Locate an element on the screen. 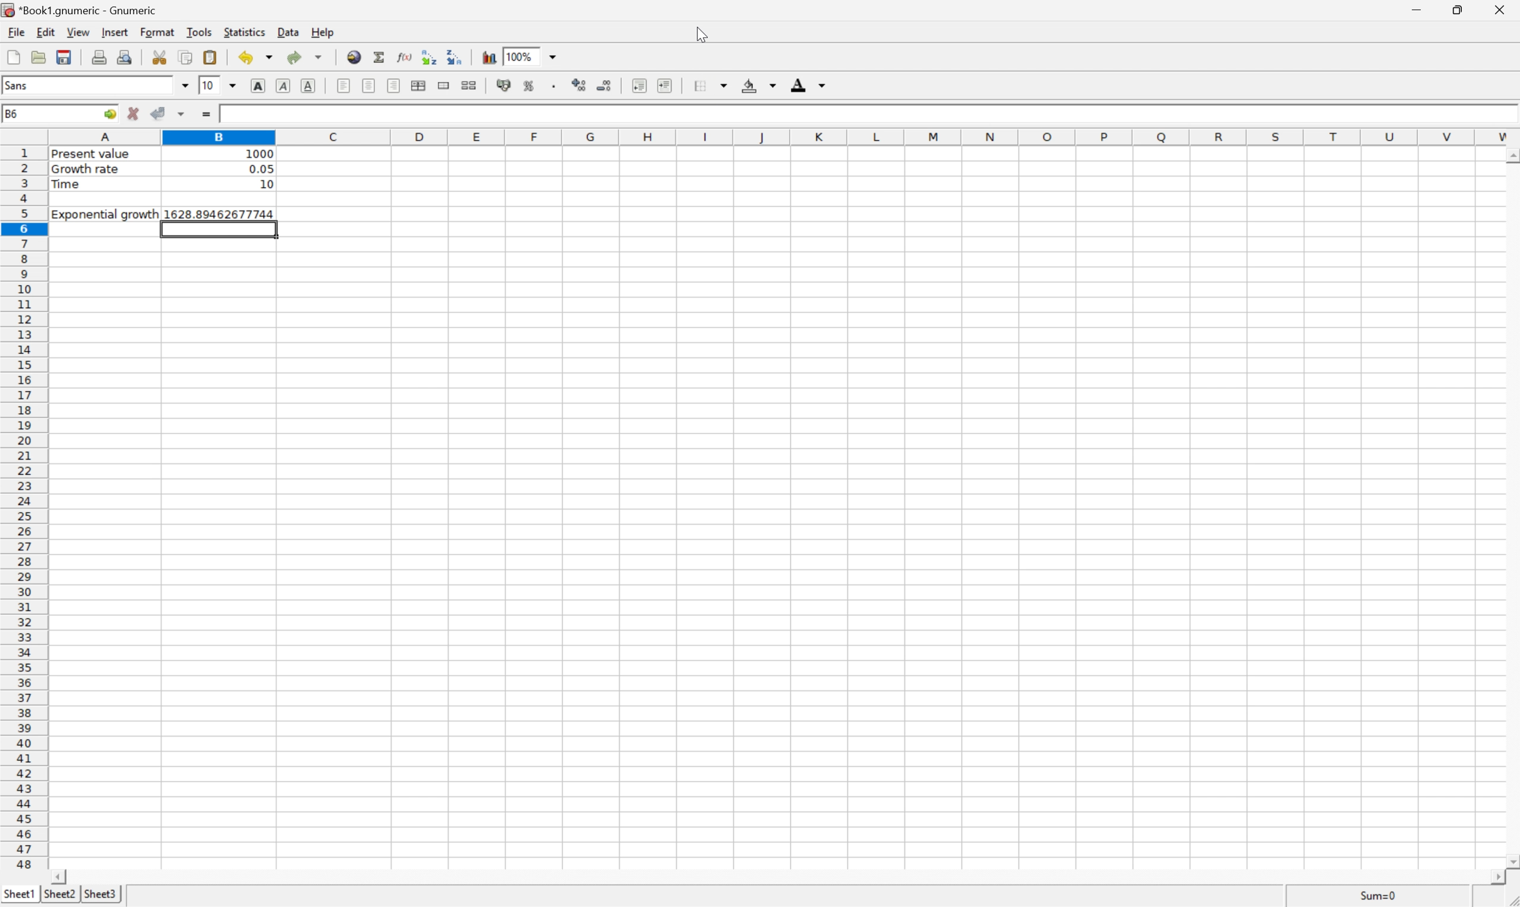 The width and height of the screenshot is (1520, 907). 10 is located at coordinates (262, 185).